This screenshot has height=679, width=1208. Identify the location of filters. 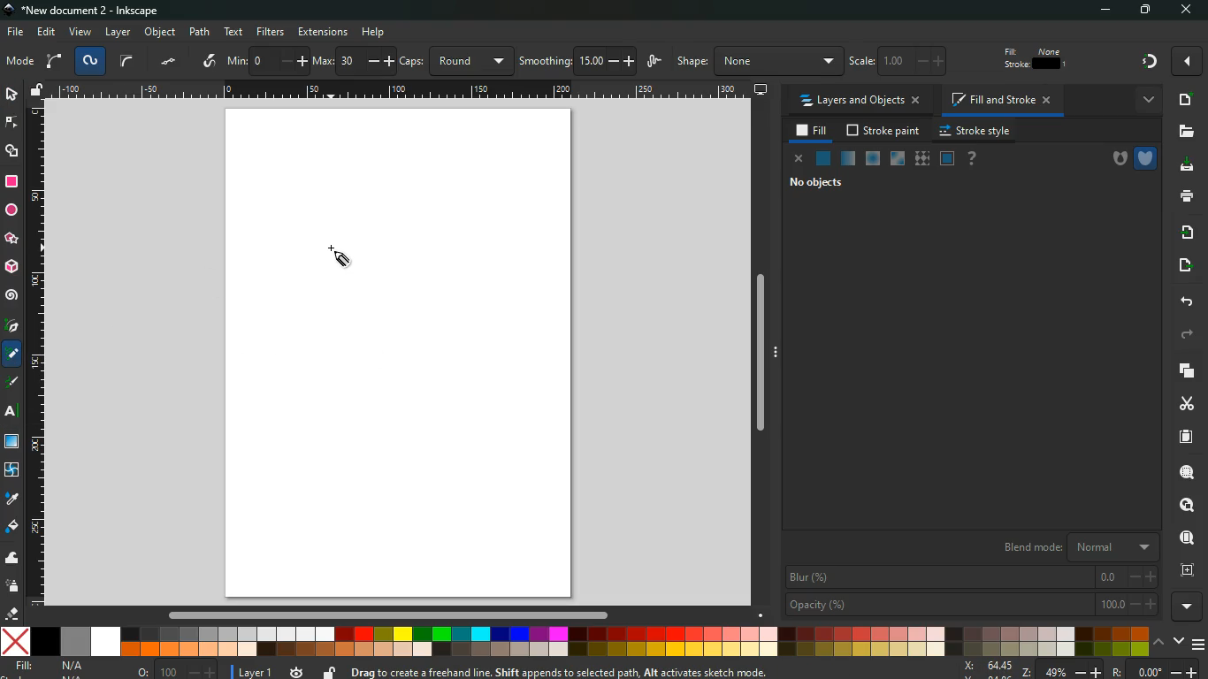
(270, 32).